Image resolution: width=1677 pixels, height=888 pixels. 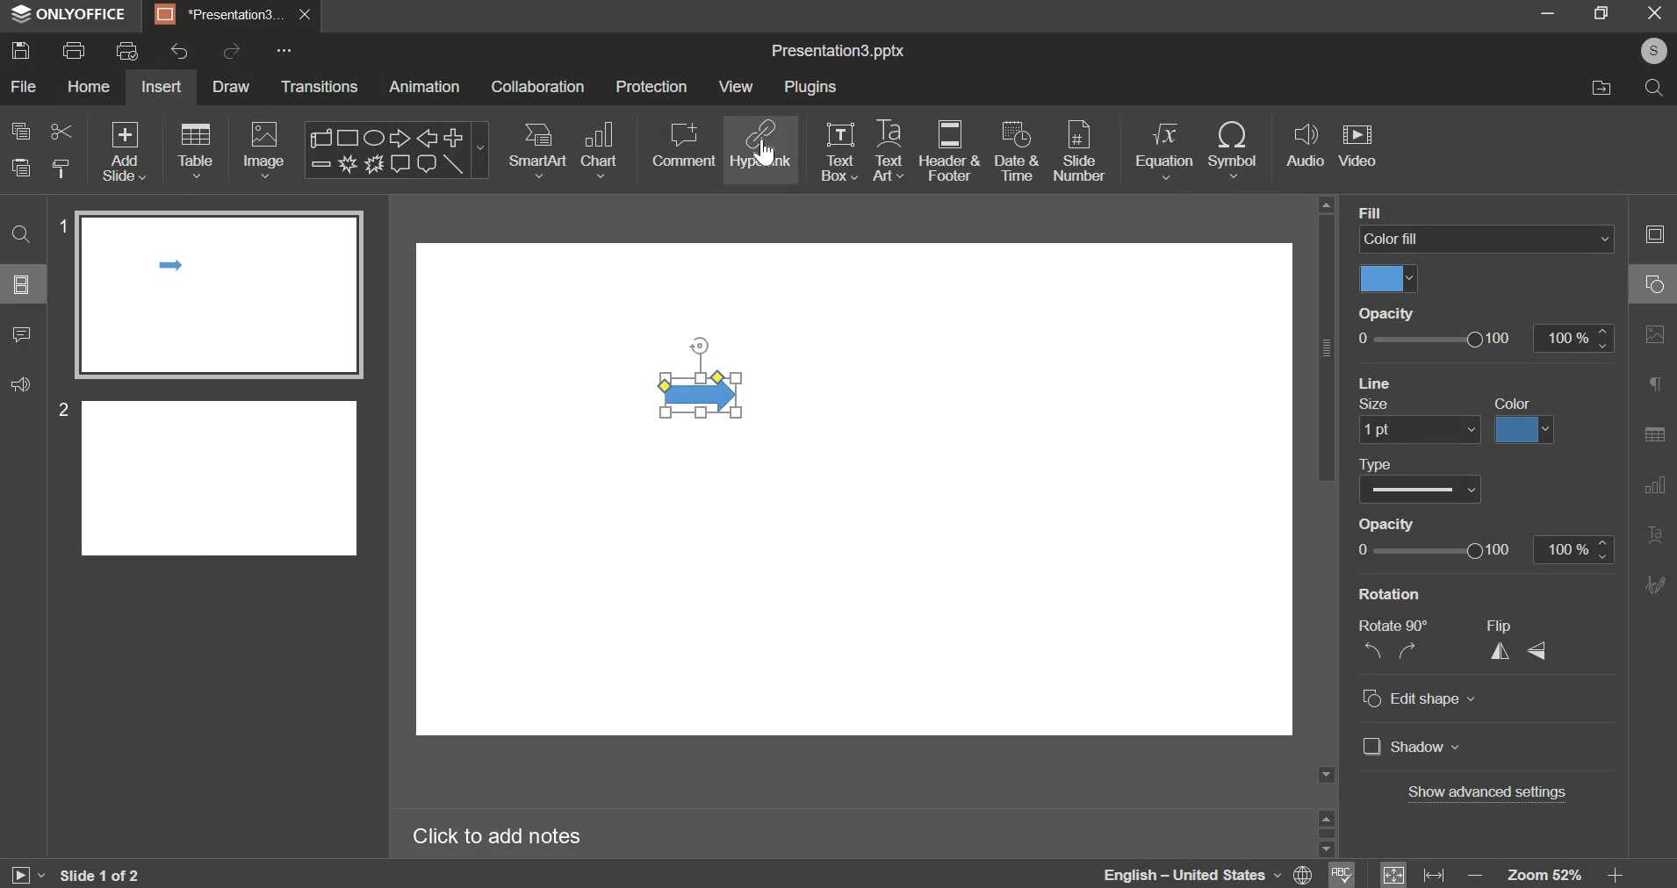 I want to click on app name, so click(x=69, y=18).